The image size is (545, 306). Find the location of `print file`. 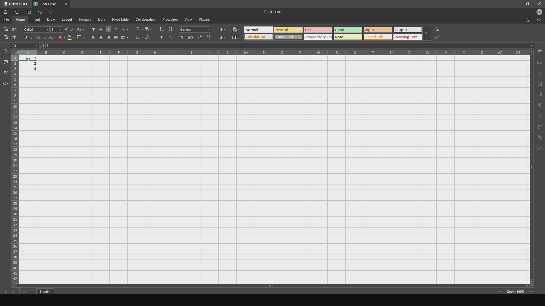

print file is located at coordinates (29, 12).